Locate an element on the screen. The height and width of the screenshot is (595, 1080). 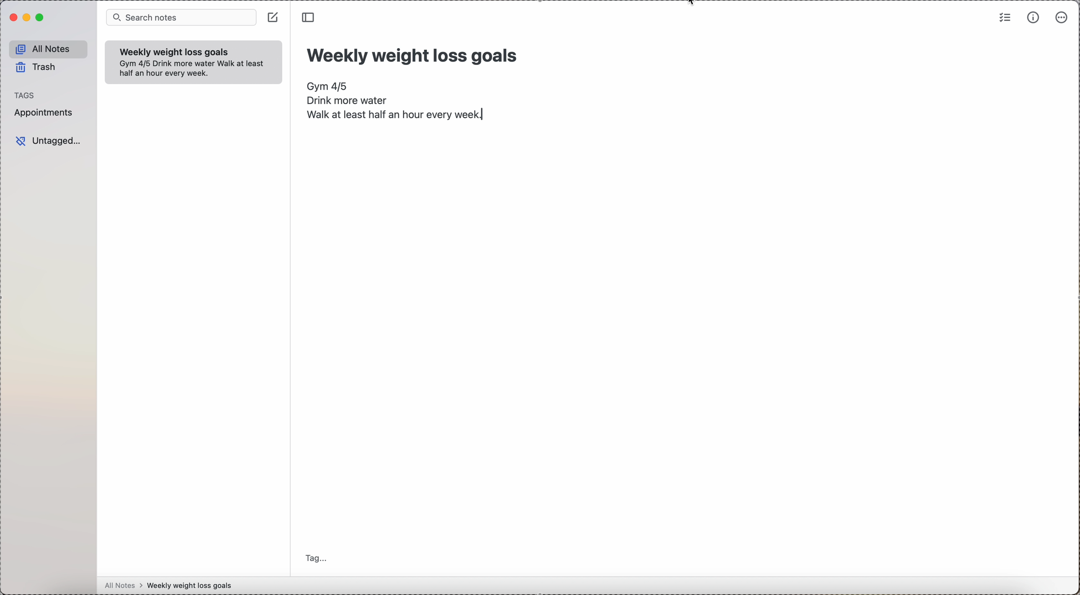
drink more water is located at coordinates (185, 64).